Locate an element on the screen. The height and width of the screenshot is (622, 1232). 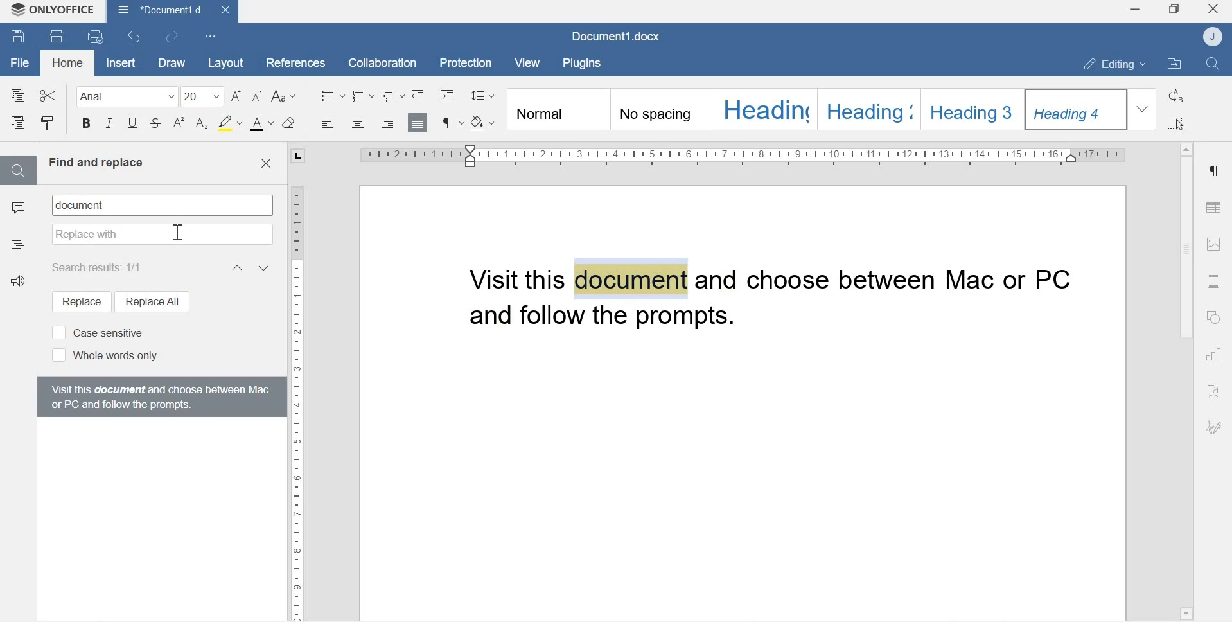
Insert is located at coordinates (119, 63).